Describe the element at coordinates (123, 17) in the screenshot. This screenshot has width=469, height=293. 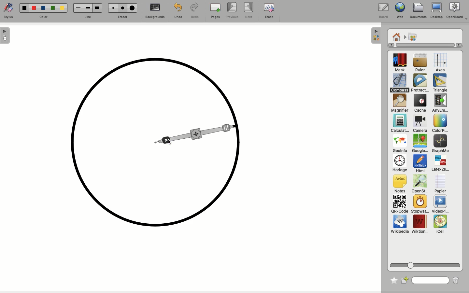
I see `Eraser` at that location.